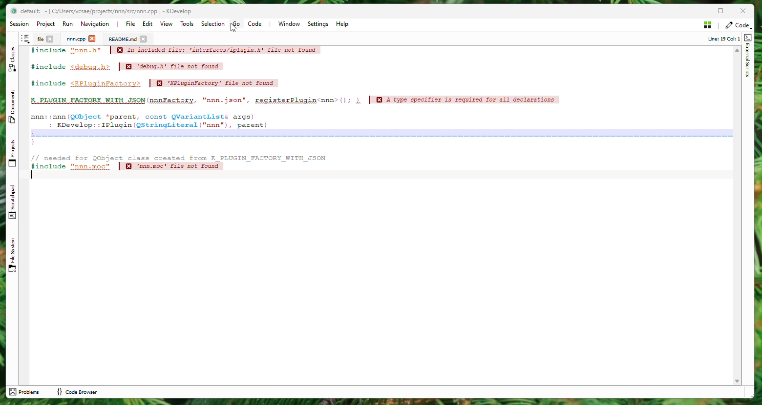 This screenshot has width=762, height=405. What do you see at coordinates (744, 11) in the screenshot?
I see `Close` at bounding box center [744, 11].